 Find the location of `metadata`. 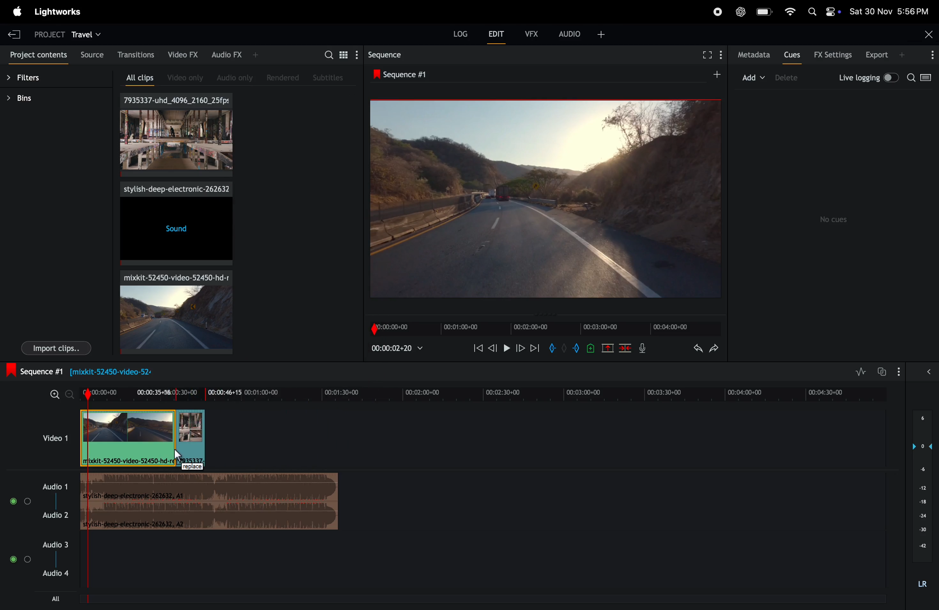

metadata is located at coordinates (753, 54).